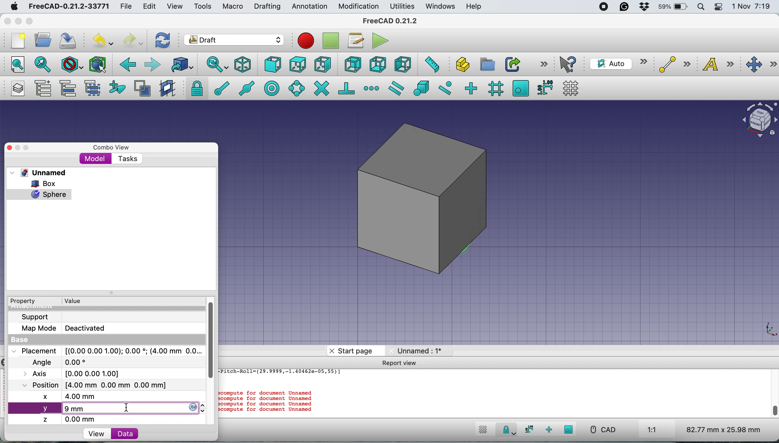  Describe the element at coordinates (127, 159) in the screenshot. I see `tasks` at that location.